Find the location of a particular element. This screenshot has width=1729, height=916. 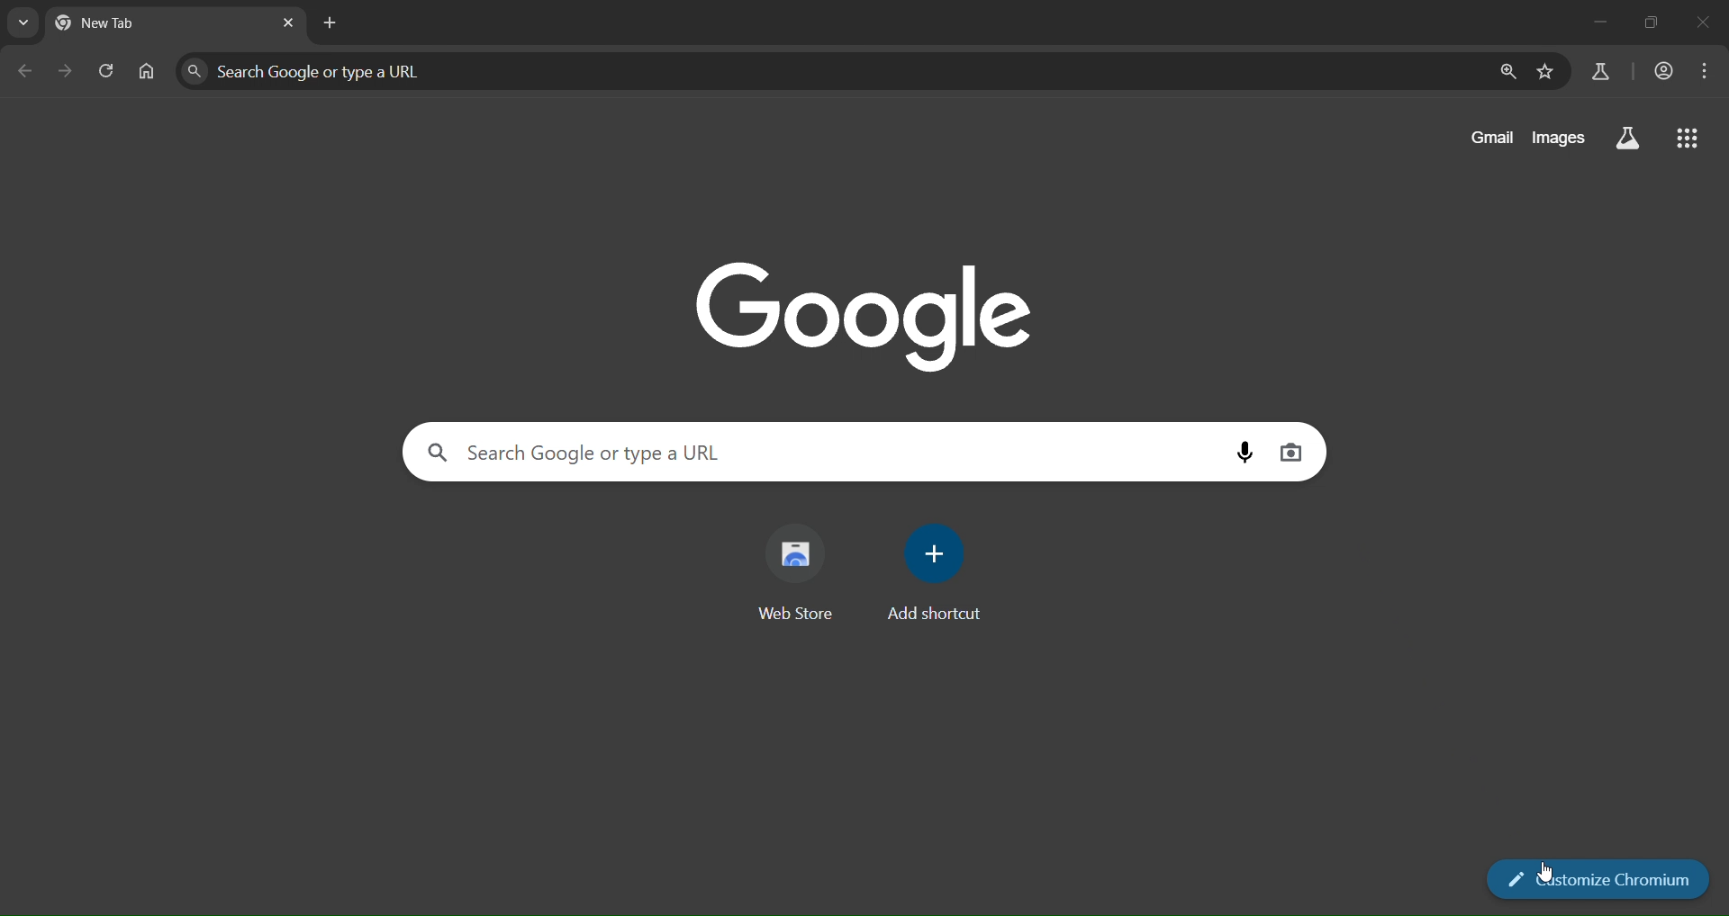

minimize is located at coordinates (1592, 15).